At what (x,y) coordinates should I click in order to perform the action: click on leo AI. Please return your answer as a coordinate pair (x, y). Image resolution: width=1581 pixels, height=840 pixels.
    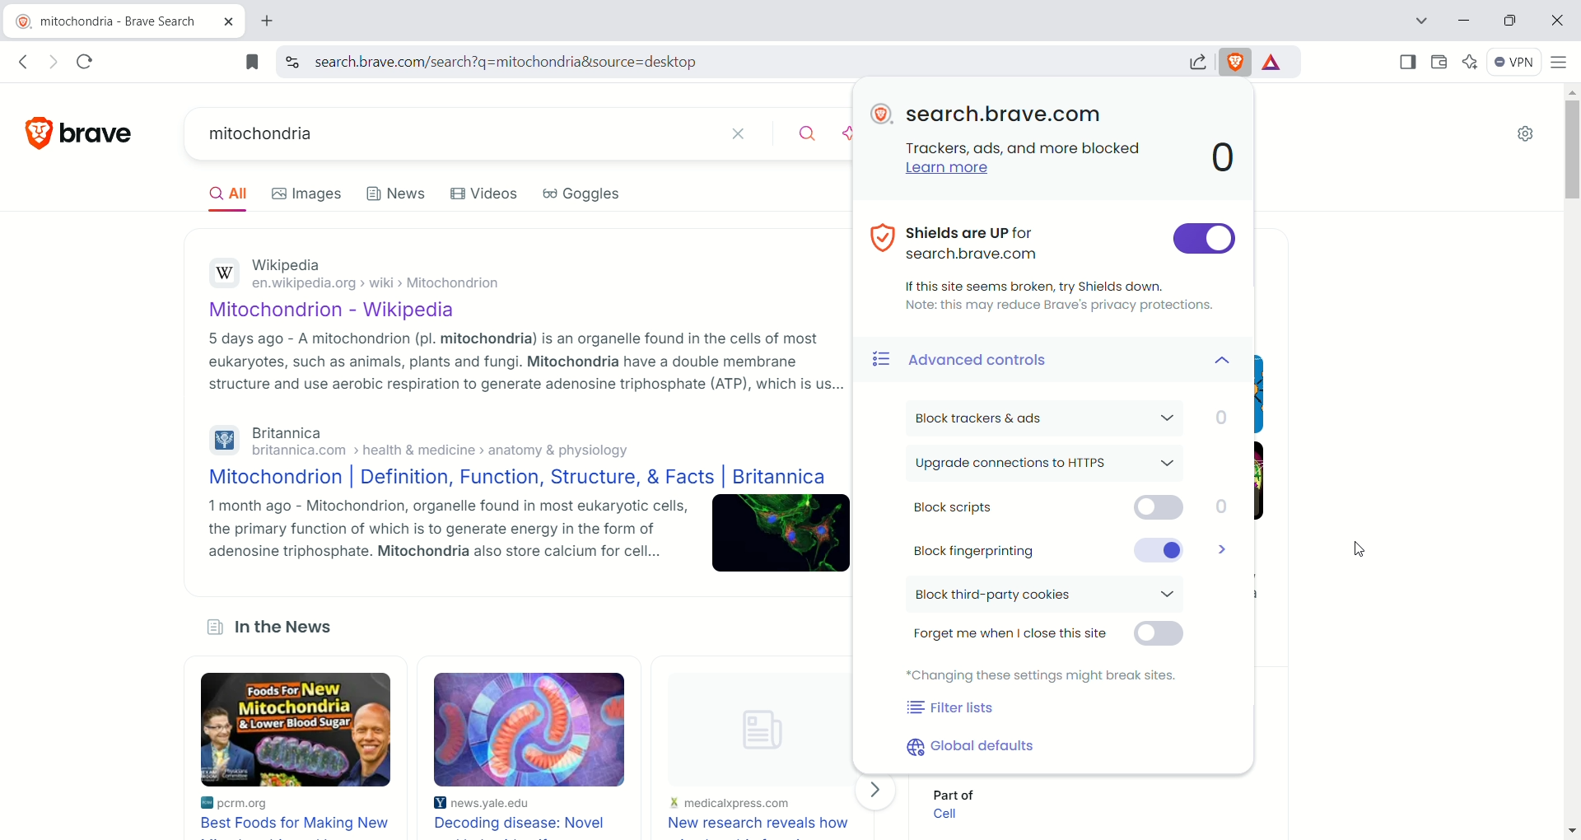
    Looking at the image, I should click on (1471, 61).